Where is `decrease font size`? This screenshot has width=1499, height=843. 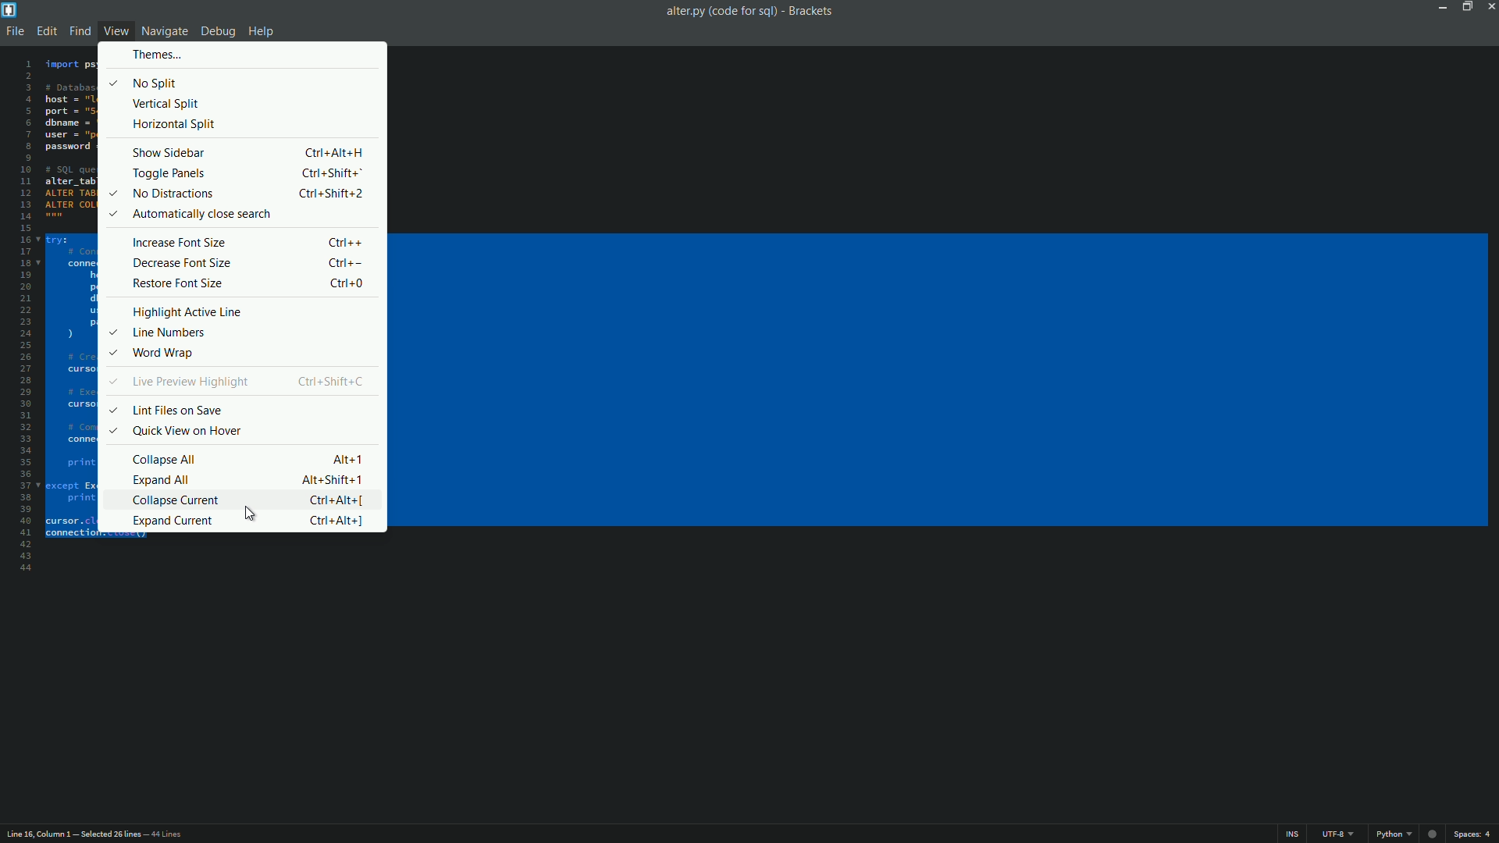
decrease font size is located at coordinates (180, 263).